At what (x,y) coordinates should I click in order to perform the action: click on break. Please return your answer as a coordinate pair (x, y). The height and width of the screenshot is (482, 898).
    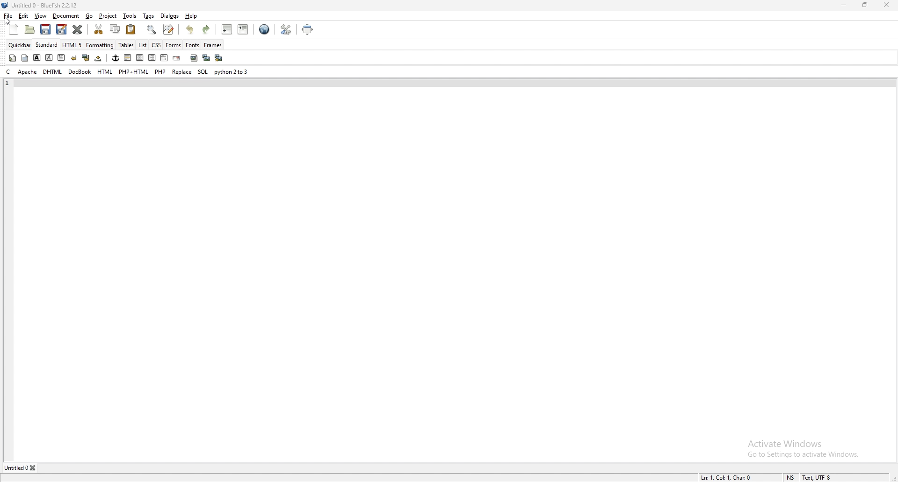
    Looking at the image, I should click on (74, 58).